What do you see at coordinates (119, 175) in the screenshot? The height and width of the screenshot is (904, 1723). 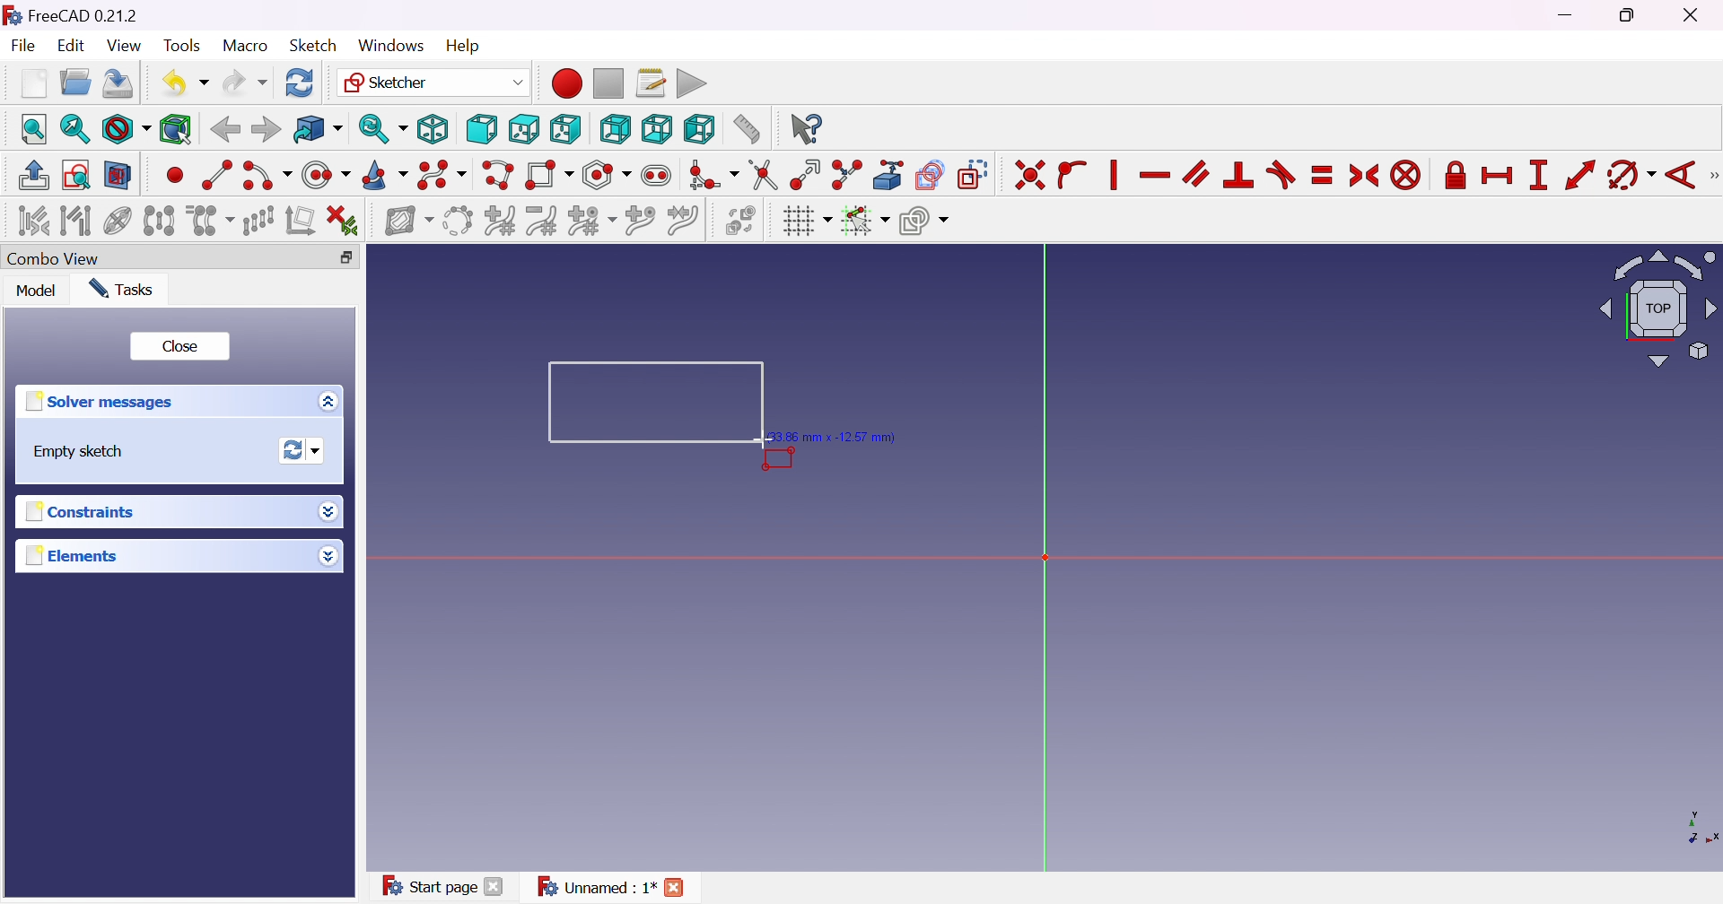 I see `View section` at bounding box center [119, 175].